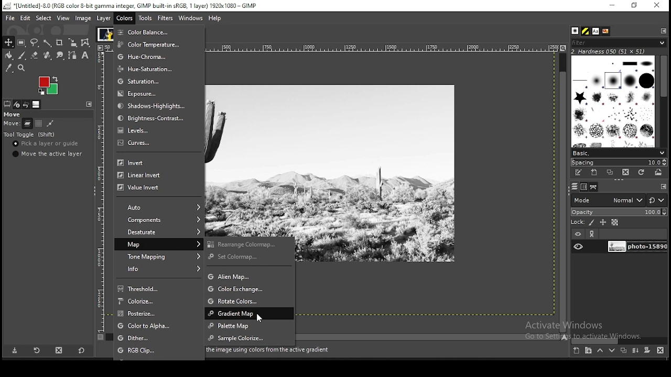 The width and height of the screenshot is (671, 377). Describe the element at coordinates (12, 114) in the screenshot. I see `move` at that location.